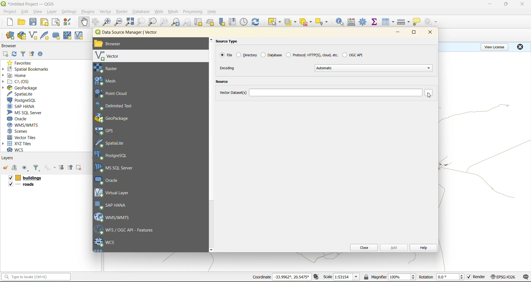 The width and height of the screenshot is (531, 282). Describe the element at coordinates (312, 54) in the screenshot. I see `protocol:https` at that location.